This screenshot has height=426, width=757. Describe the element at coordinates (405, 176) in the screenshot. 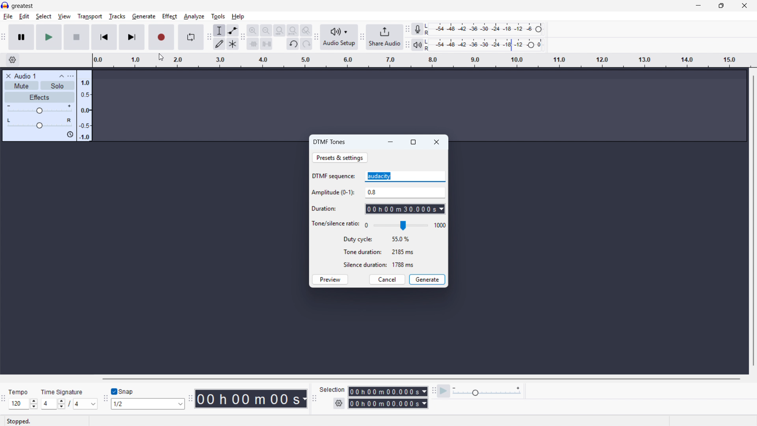

I see `enter D T M F sequence ` at that location.